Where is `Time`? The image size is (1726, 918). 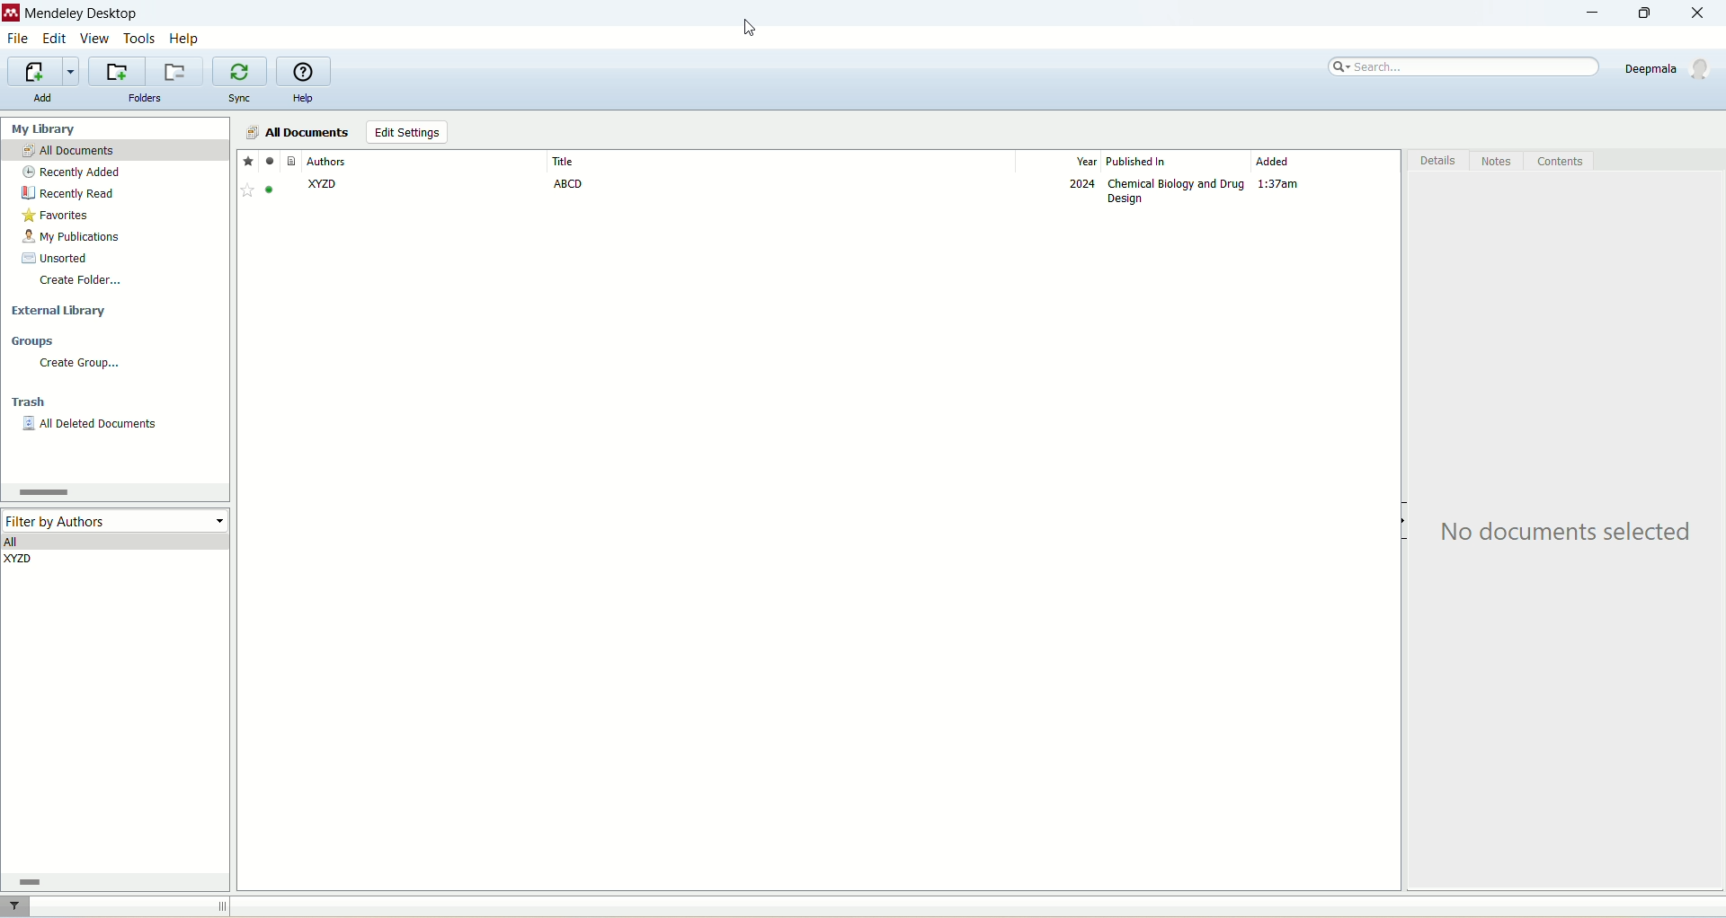
Time is located at coordinates (1290, 185).